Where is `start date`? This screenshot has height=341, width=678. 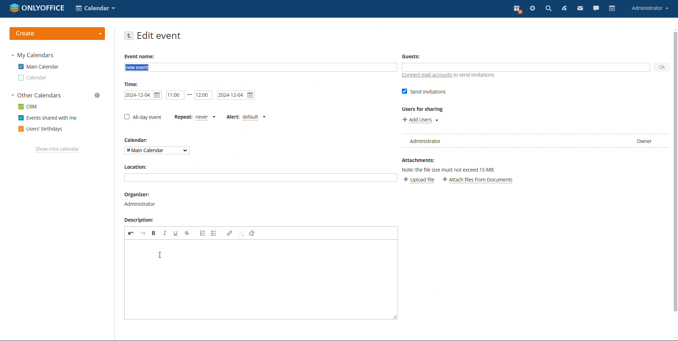
start date is located at coordinates (175, 95).